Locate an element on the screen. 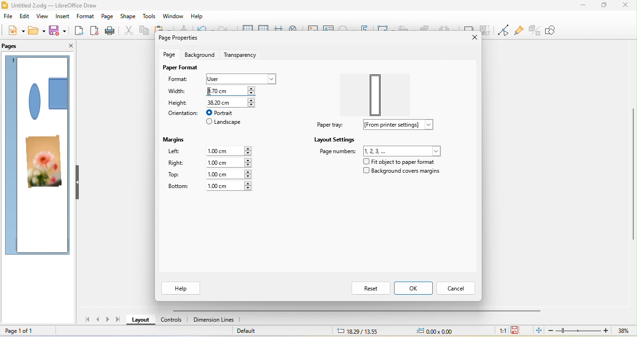 The height and width of the screenshot is (337, 637). 0.00x0.00 is located at coordinates (441, 331).